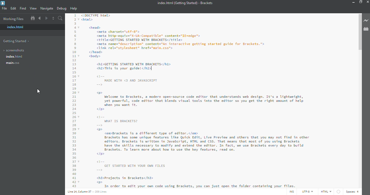 The image size is (370, 195). What do you see at coordinates (73, 101) in the screenshot?
I see `code line` at bounding box center [73, 101].